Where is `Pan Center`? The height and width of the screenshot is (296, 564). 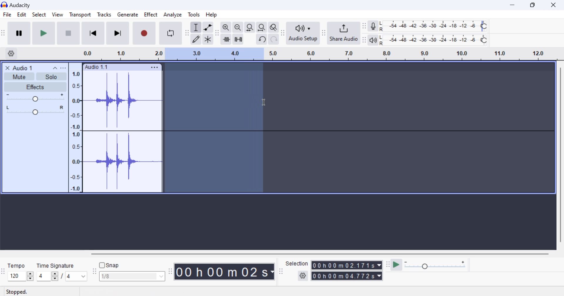
Pan Center is located at coordinates (37, 110).